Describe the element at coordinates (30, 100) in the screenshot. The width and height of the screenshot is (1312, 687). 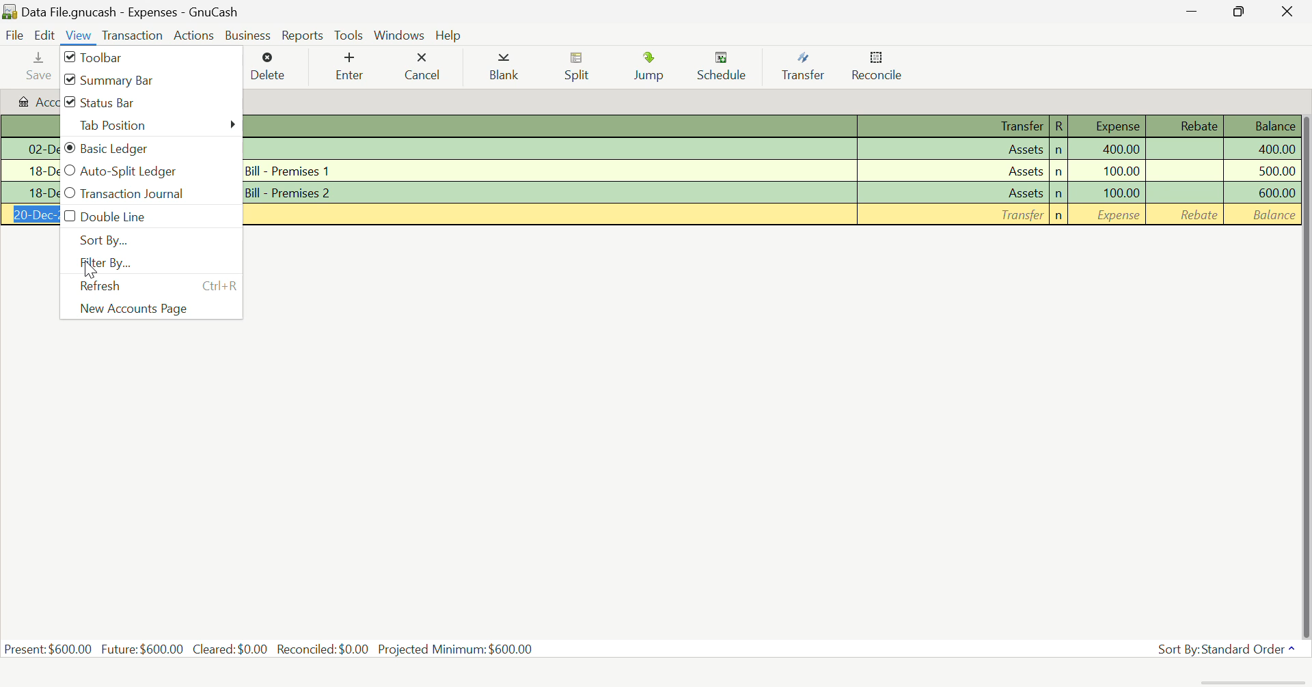
I see `Accounts tab` at that location.